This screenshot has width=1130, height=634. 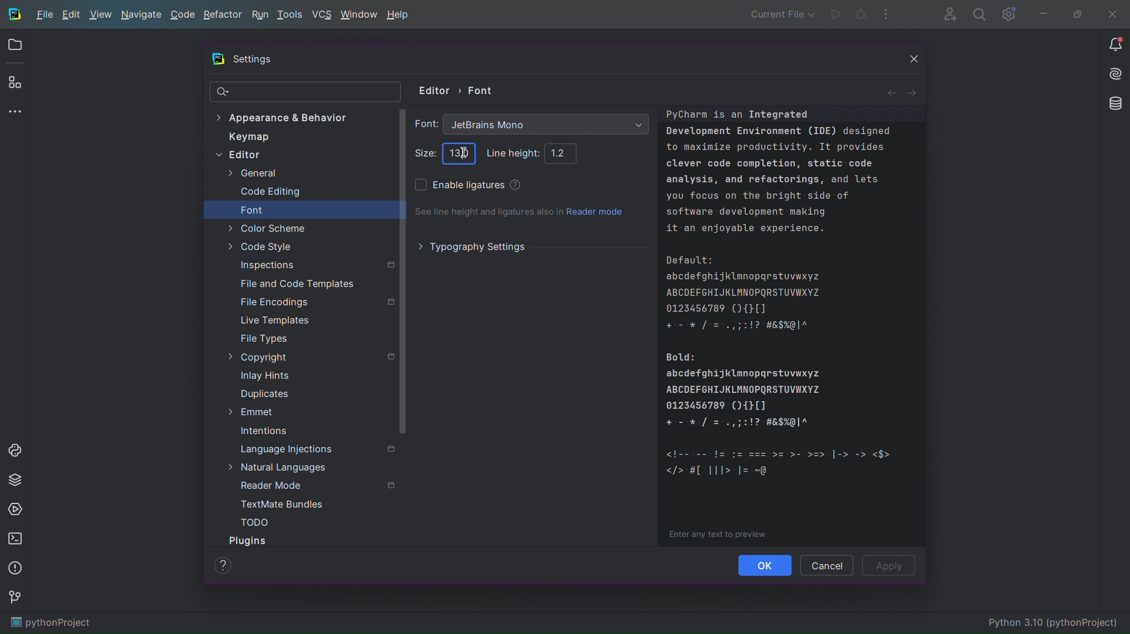 What do you see at coordinates (16, 510) in the screenshot?
I see `Services` at bounding box center [16, 510].